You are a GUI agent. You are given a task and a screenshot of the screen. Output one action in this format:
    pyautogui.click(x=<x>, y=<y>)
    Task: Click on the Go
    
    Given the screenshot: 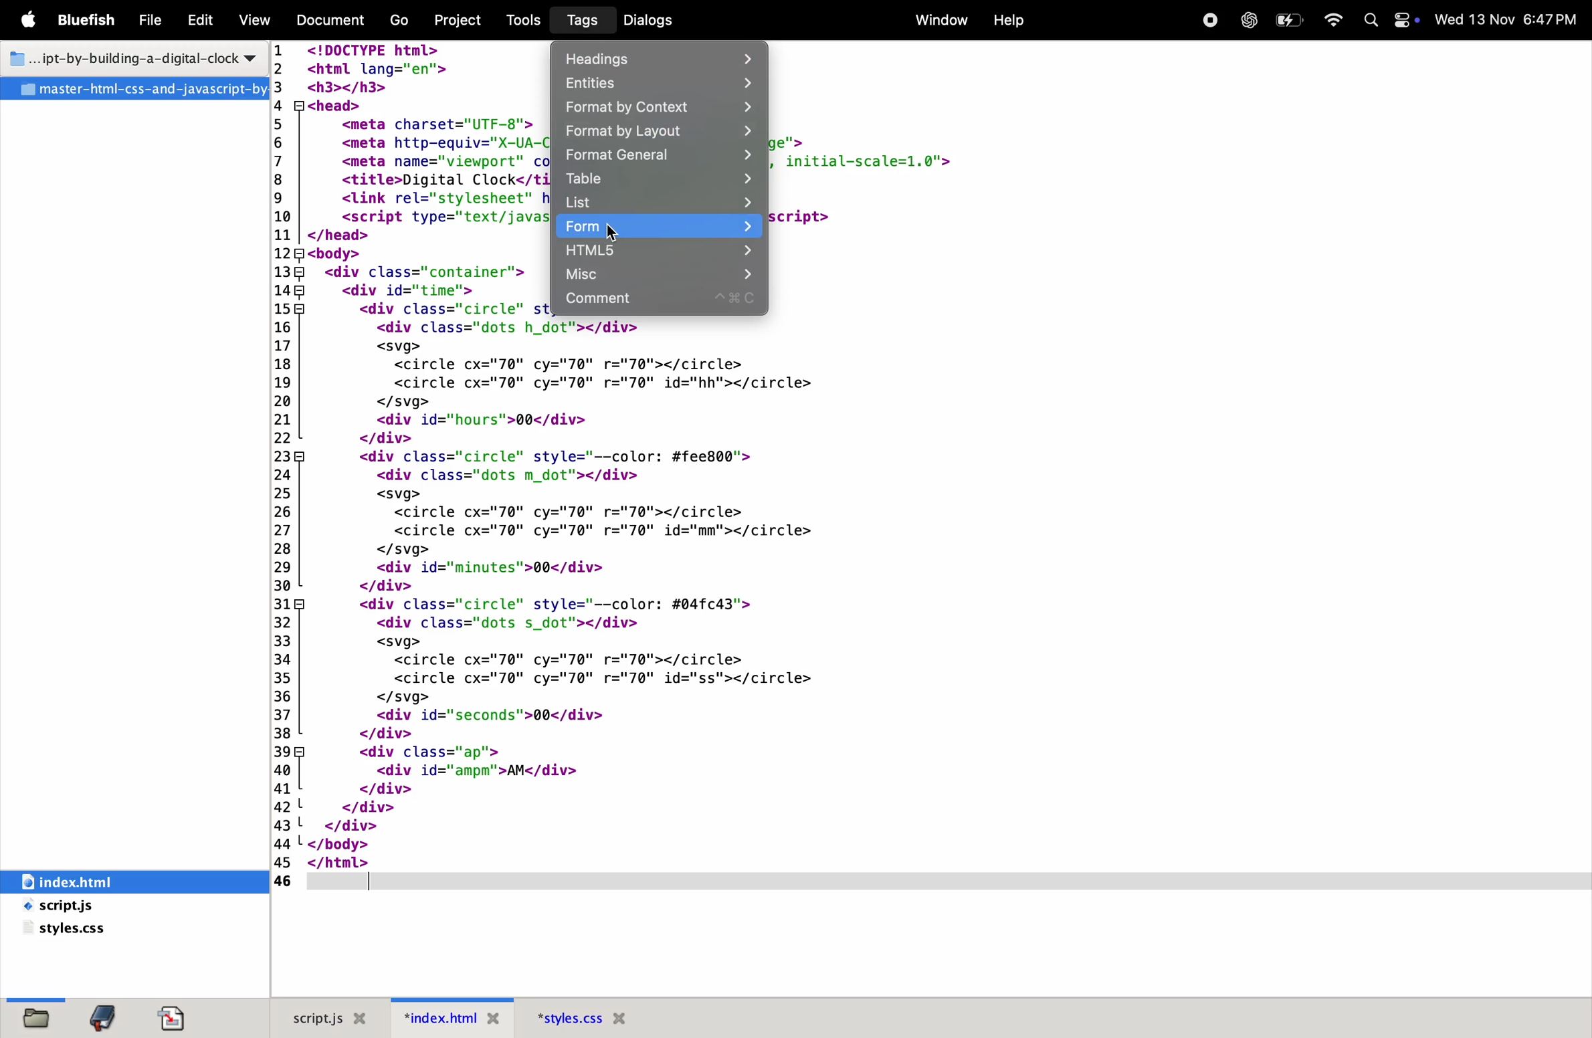 What is the action you would take?
    pyautogui.click(x=397, y=20)
    